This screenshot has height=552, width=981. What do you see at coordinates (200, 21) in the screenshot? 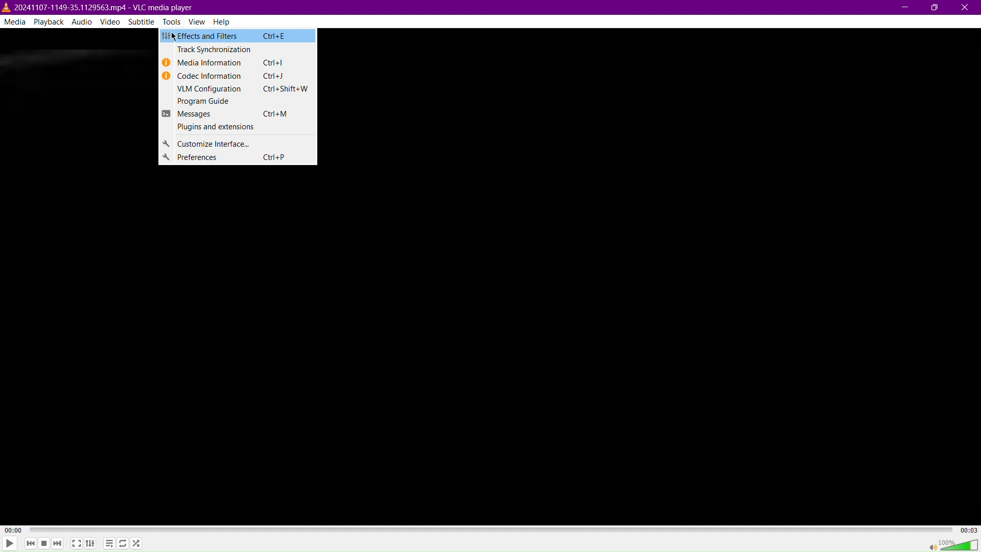
I see `View` at bounding box center [200, 21].